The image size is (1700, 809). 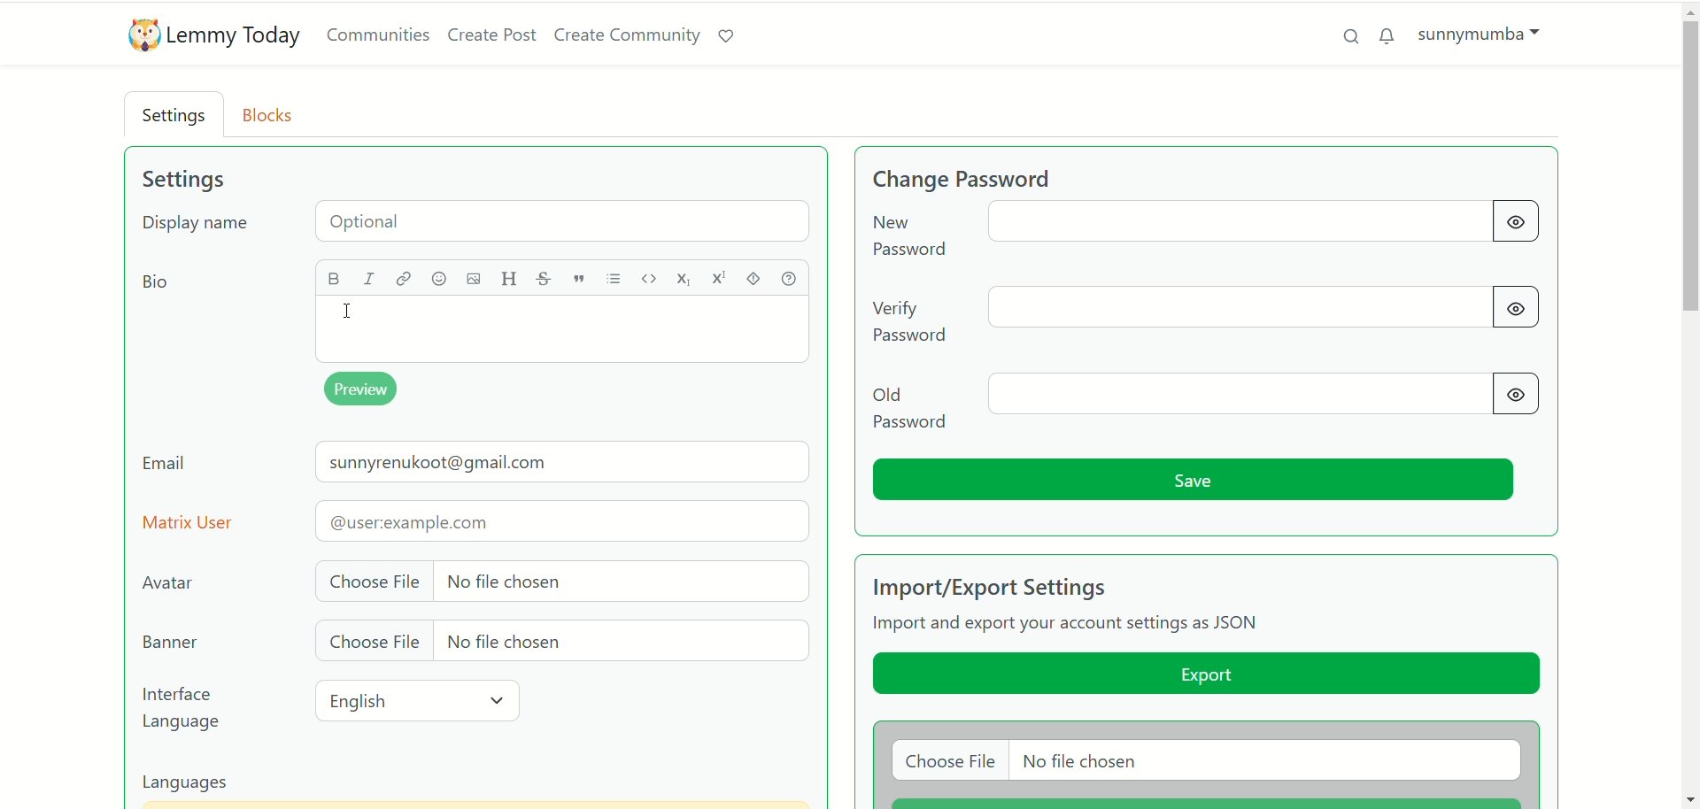 I want to click on create post, so click(x=492, y=37).